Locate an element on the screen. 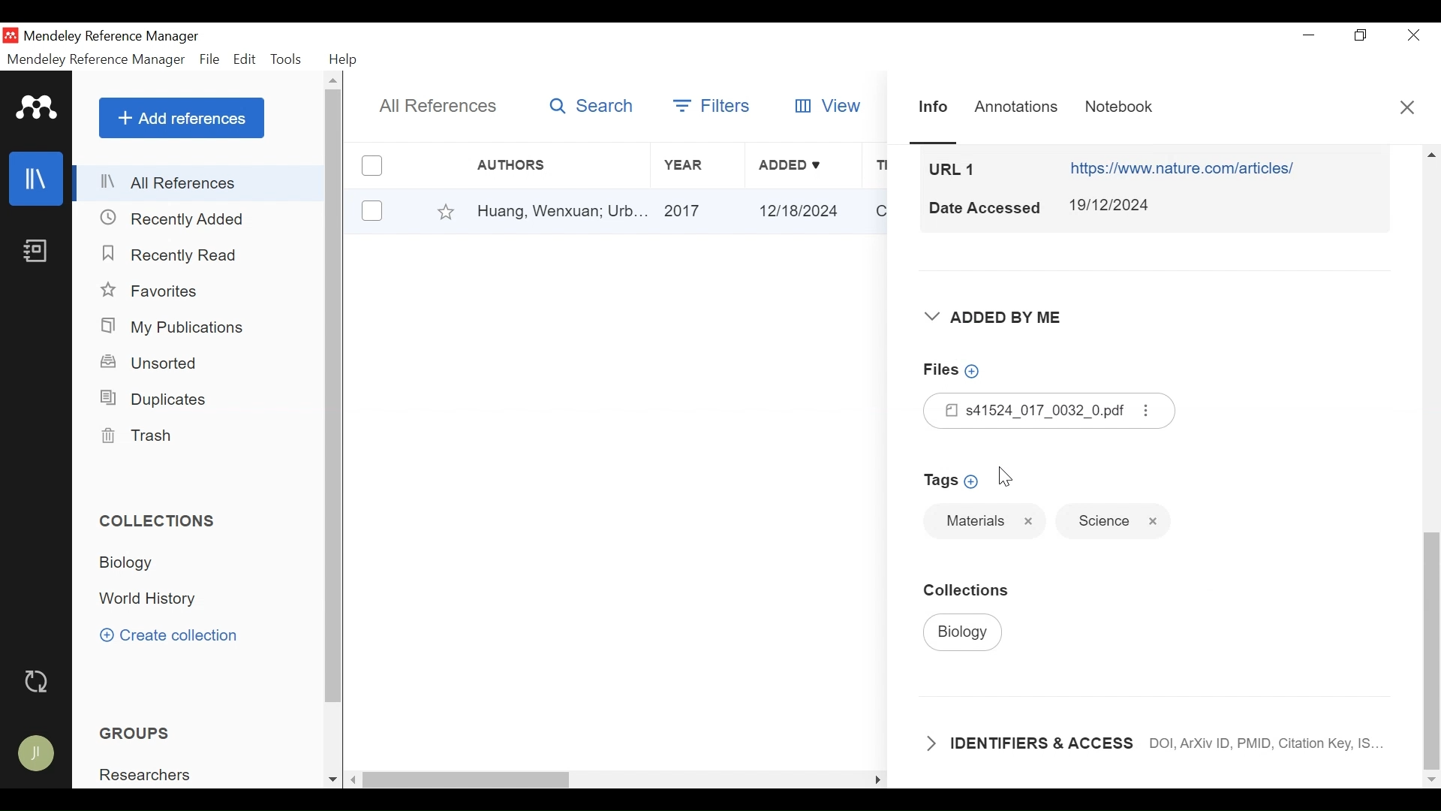 Image resolution: width=1441 pixels, height=811 pixels. URL 1 is located at coordinates (953, 168).